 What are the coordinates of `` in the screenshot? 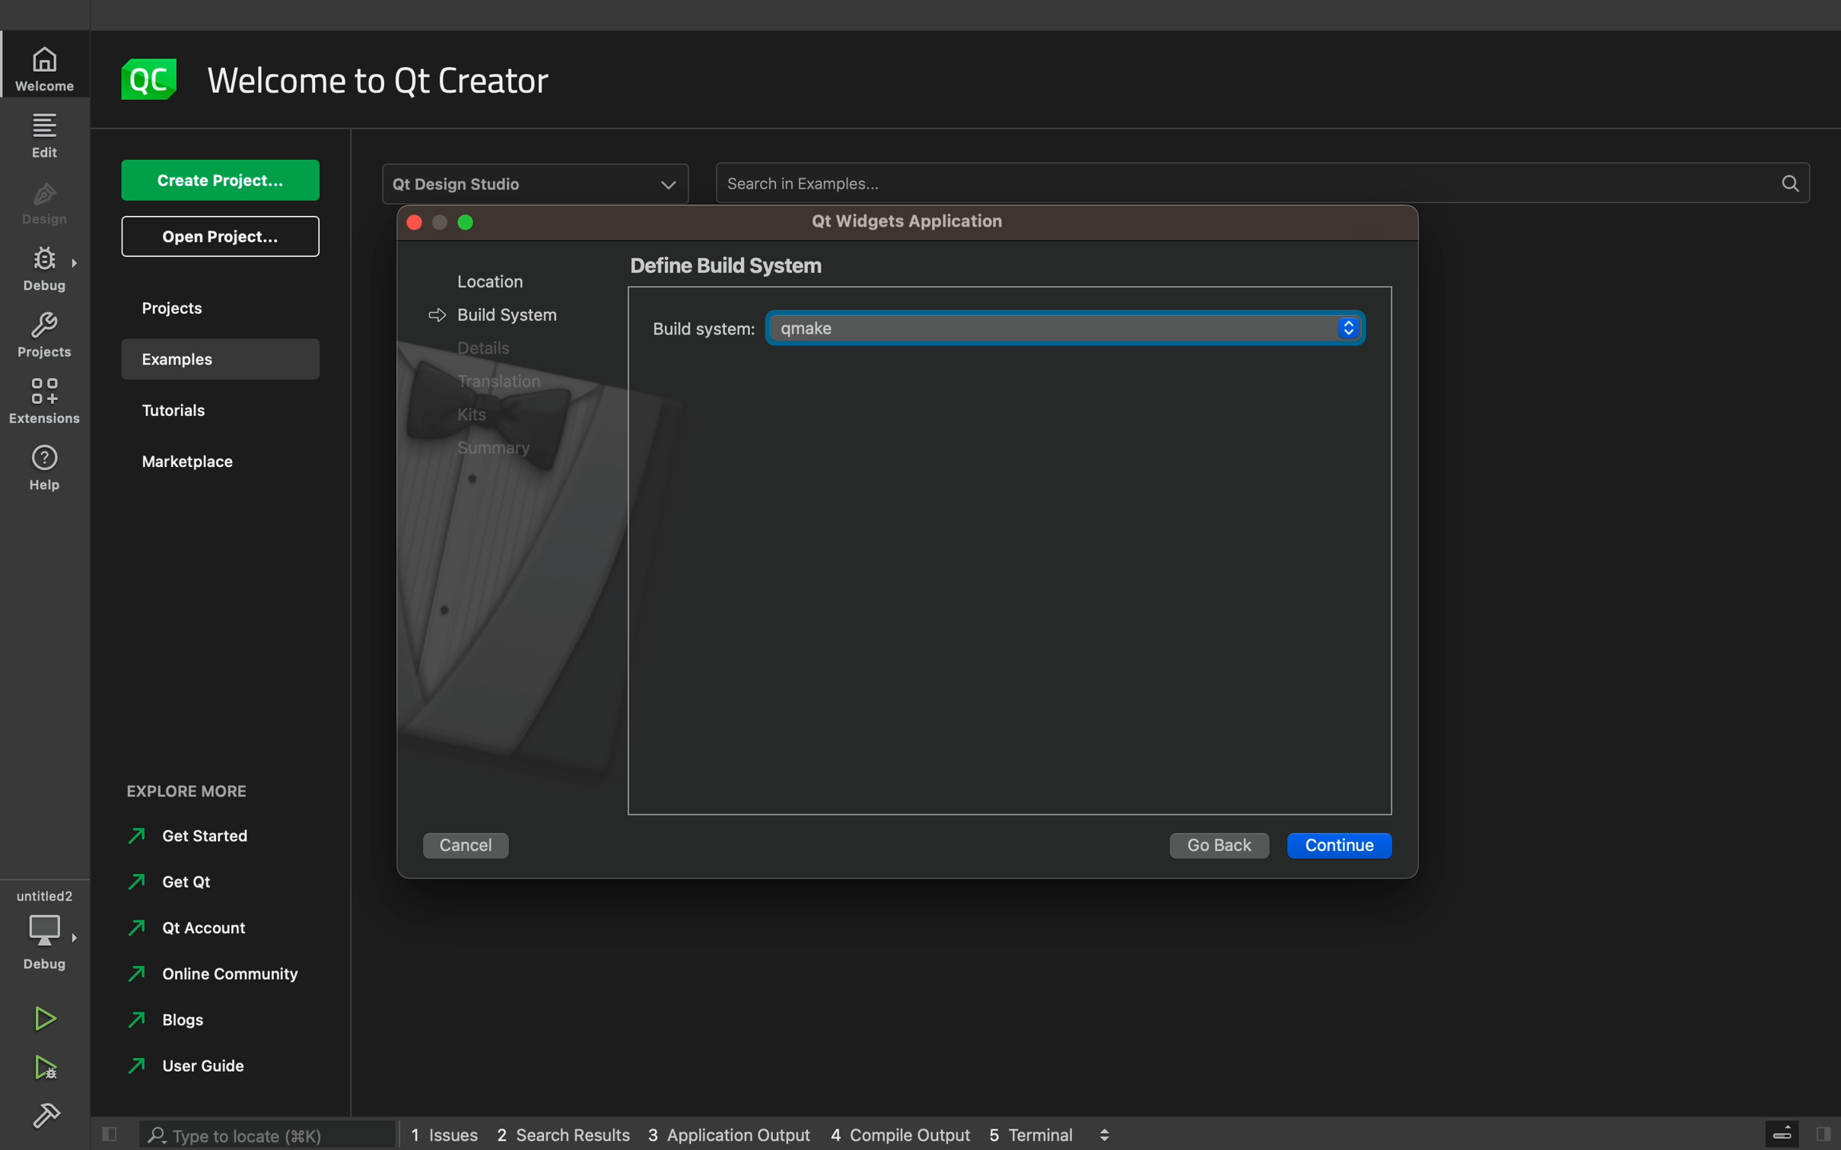 It's located at (190, 837).